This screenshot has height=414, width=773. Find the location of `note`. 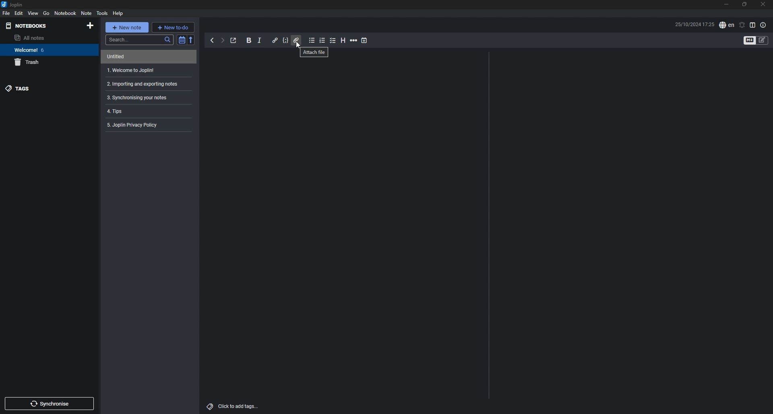

note is located at coordinates (145, 57).